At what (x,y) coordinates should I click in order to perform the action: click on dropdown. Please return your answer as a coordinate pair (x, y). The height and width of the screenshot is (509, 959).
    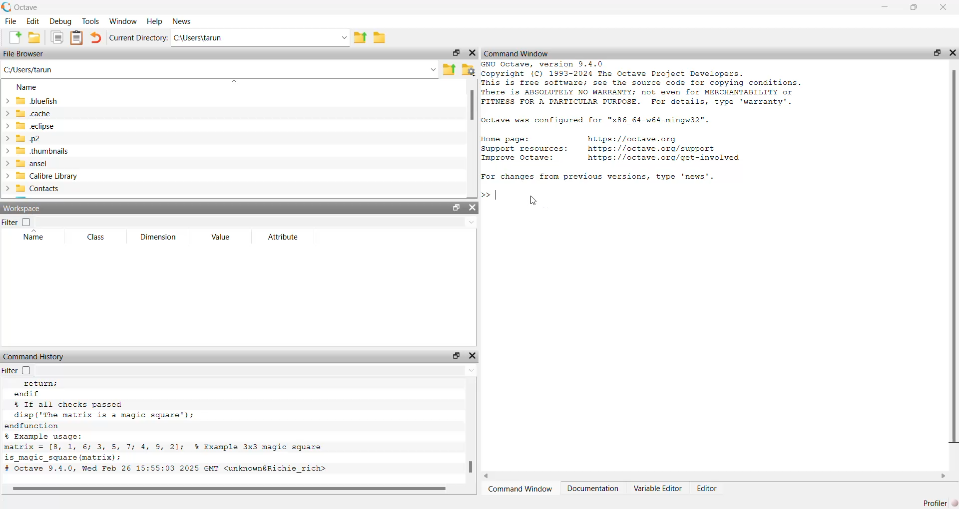
    Looking at the image, I should click on (471, 222).